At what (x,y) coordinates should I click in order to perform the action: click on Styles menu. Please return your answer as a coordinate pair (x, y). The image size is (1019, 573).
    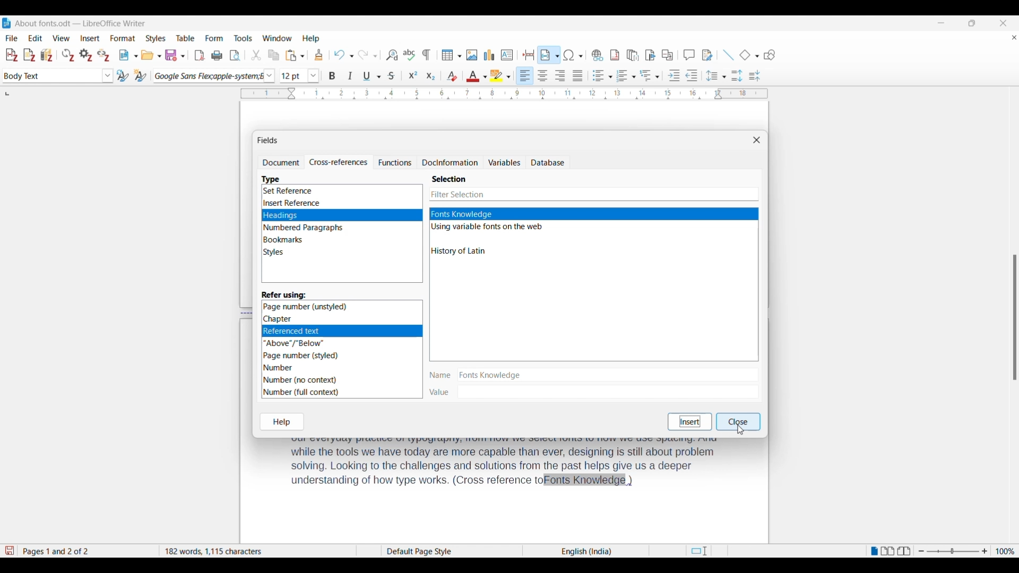
    Looking at the image, I should click on (156, 38).